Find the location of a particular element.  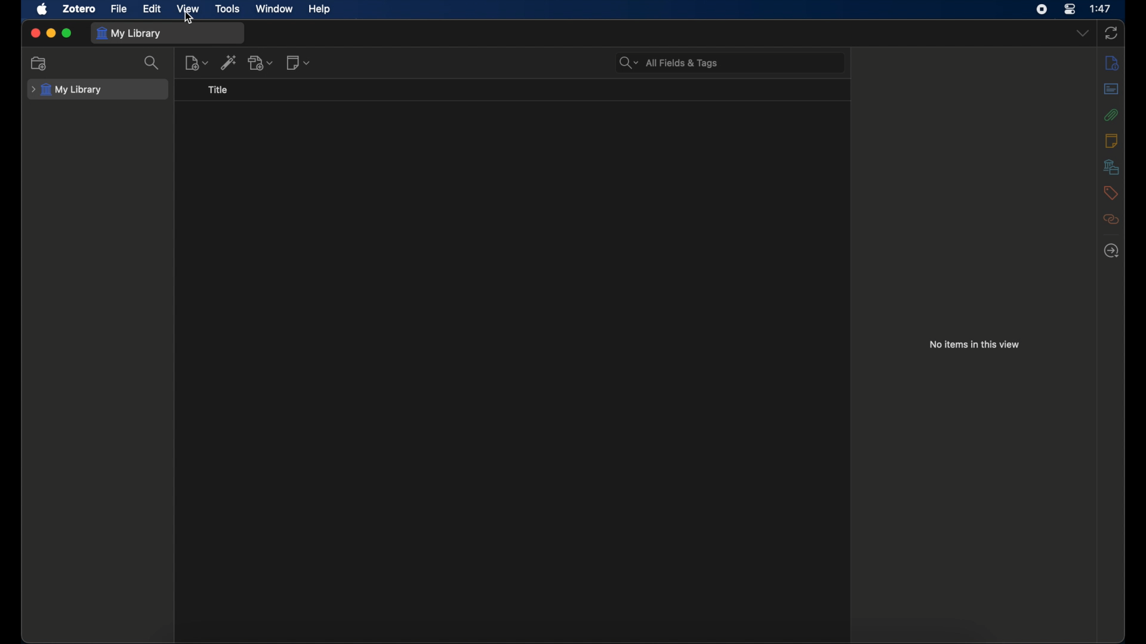

close is located at coordinates (36, 33).